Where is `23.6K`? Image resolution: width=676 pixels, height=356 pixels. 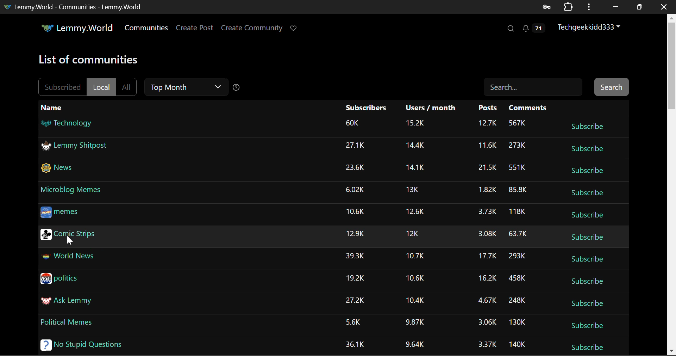 23.6K is located at coordinates (354, 167).